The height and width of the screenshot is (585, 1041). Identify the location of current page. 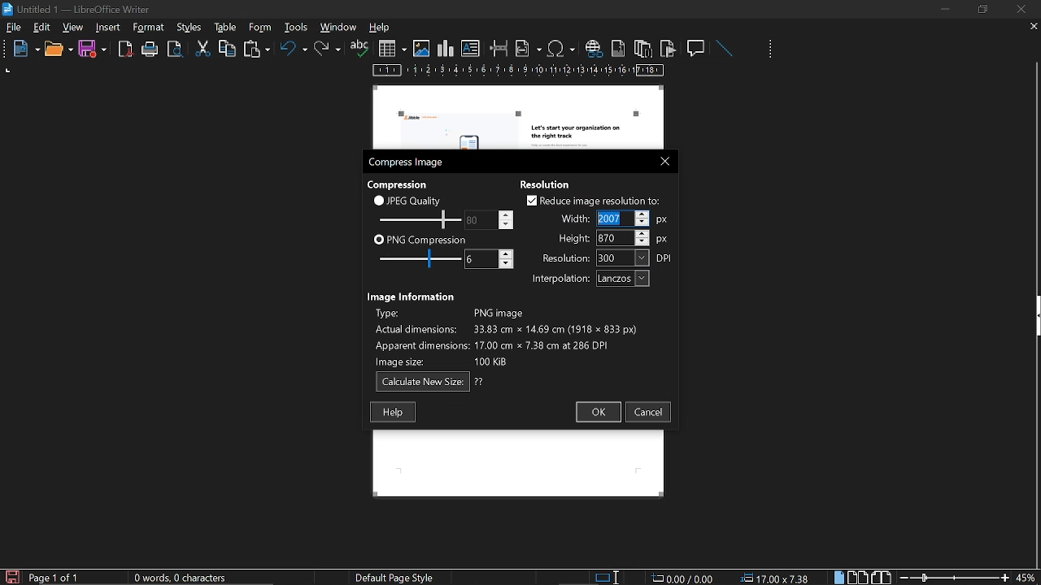
(54, 578).